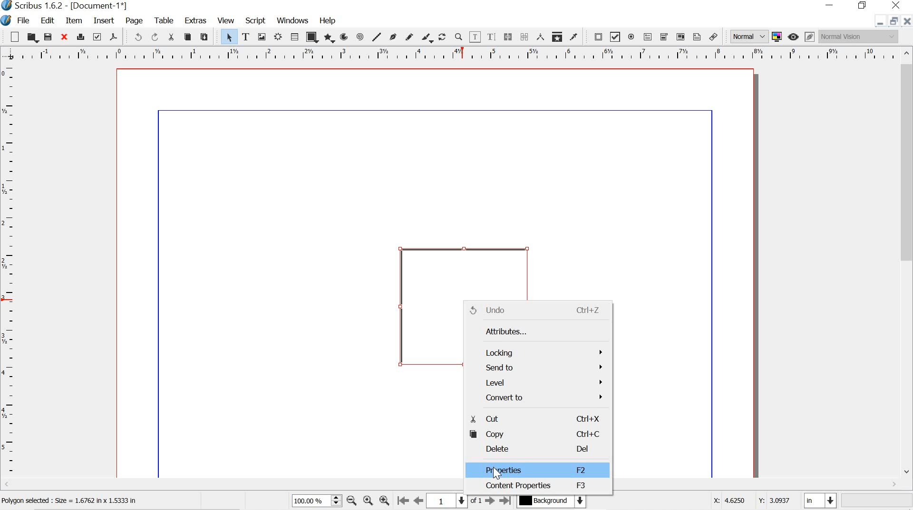  What do you see at coordinates (907, 21) in the screenshot?
I see `CLOSE` at bounding box center [907, 21].